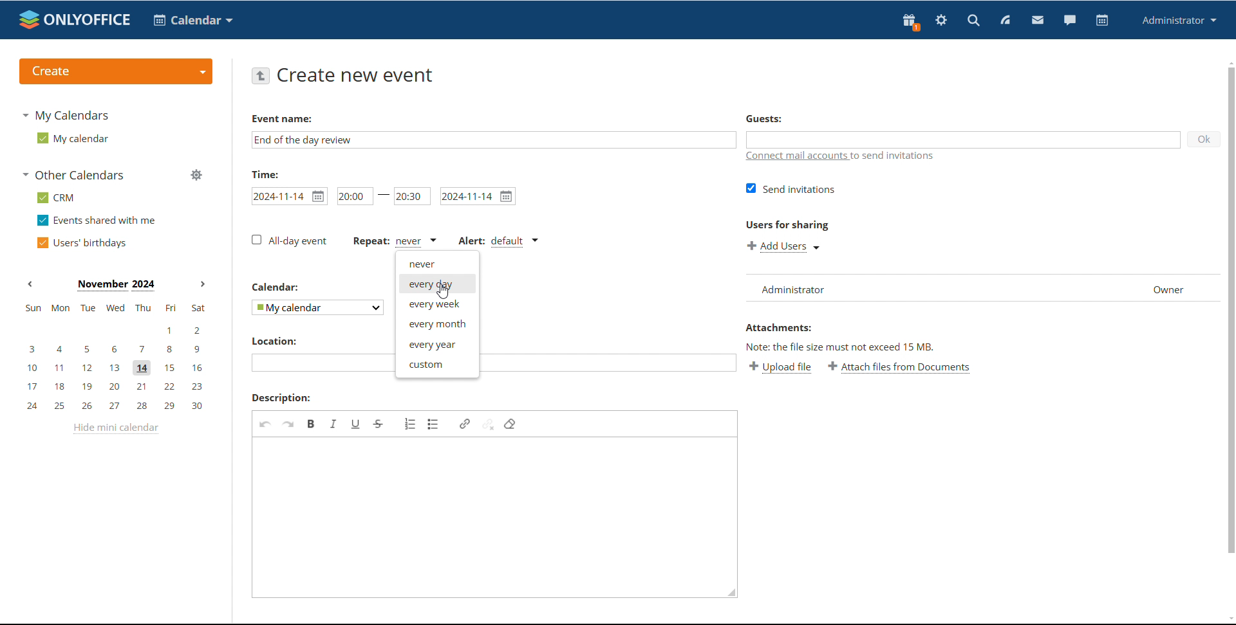 Image resolution: width=1236 pixels, height=625 pixels. What do you see at coordinates (116, 72) in the screenshot?
I see `create` at bounding box center [116, 72].